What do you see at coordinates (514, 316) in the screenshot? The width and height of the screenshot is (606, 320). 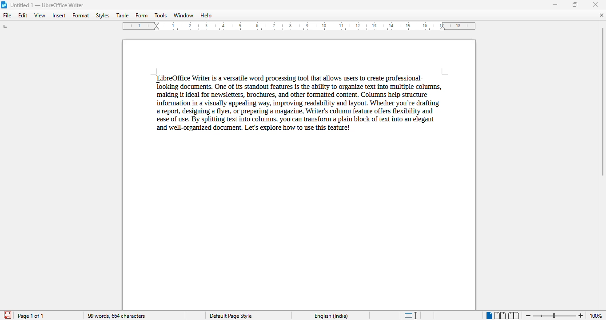 I see `book view` at bounding box center [514, 316].